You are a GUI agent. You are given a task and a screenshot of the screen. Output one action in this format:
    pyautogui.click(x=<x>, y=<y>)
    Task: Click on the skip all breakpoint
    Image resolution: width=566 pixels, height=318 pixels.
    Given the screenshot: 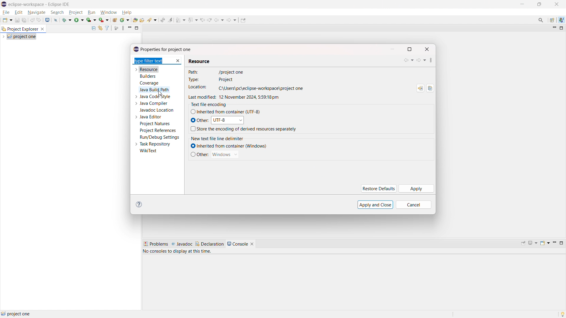 What is the action you would take?
    pyautogui.click(x=56, y=19)
    